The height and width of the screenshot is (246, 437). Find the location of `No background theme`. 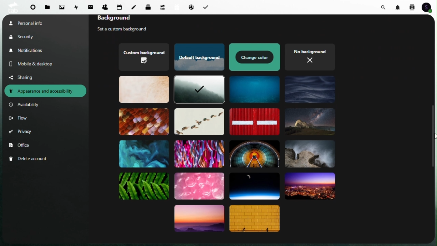

No background theme is located at coordinates (310, 56).